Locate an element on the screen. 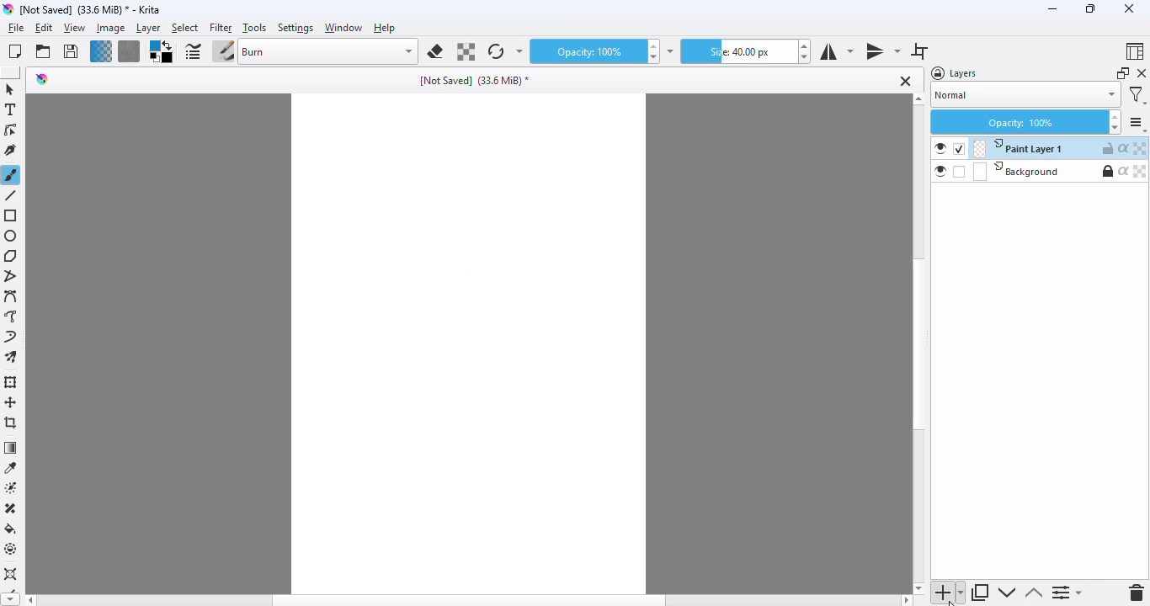  freehand brush tool is located at coordinates (11, 174).